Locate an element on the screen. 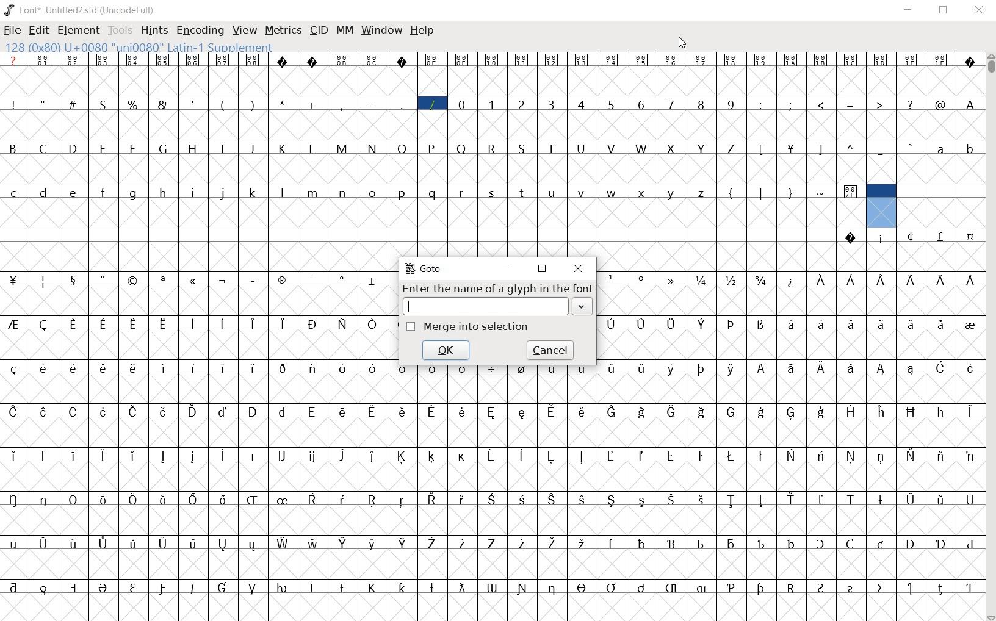 This screenshot has height=621, width=996. $ is located at coordinates (104, 104).